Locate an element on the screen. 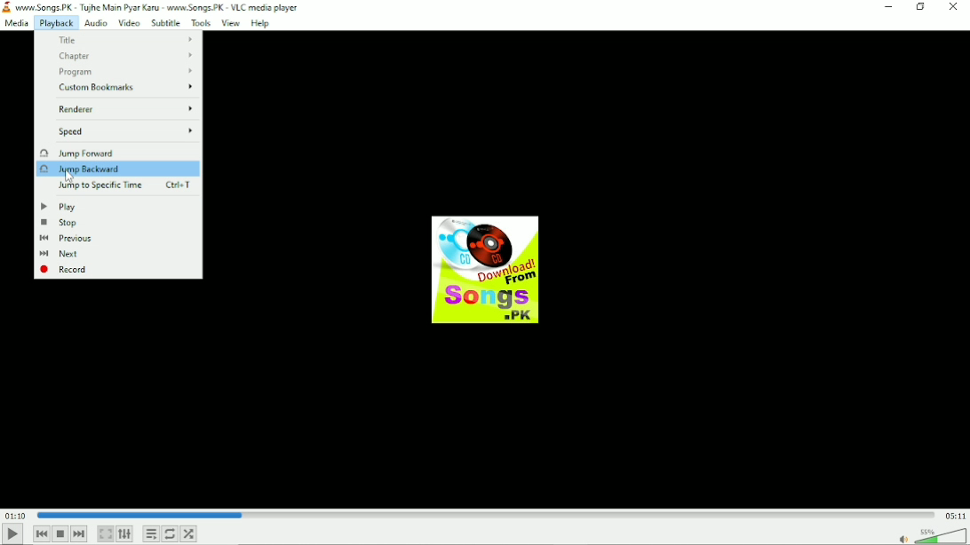  Custom bookmarks is located at coordinates (128, 89).